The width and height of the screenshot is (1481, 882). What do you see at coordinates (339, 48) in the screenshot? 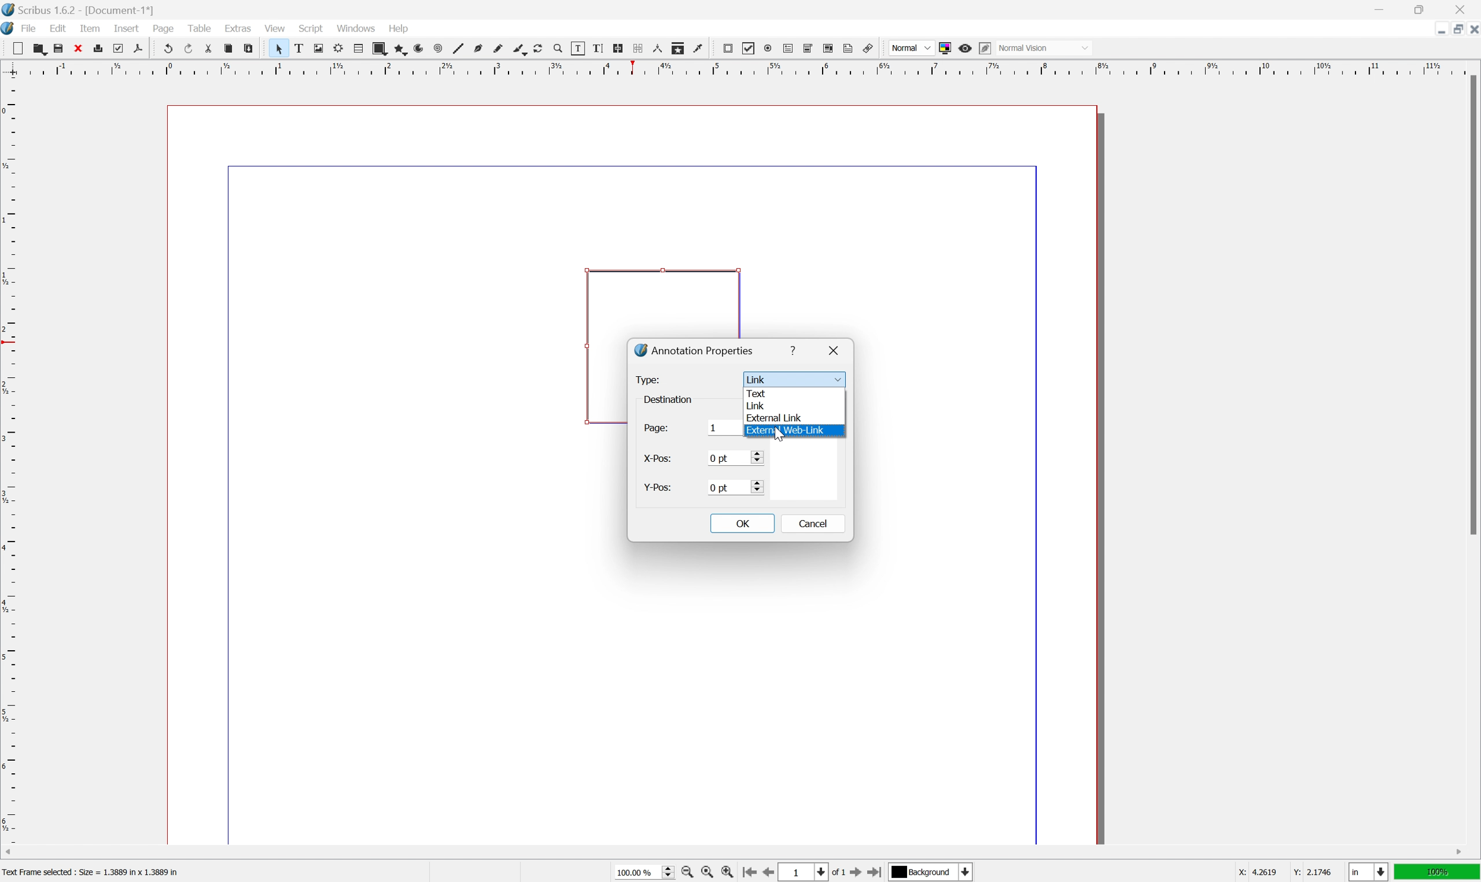
I see `render frame` at bounding box center [339, 48].